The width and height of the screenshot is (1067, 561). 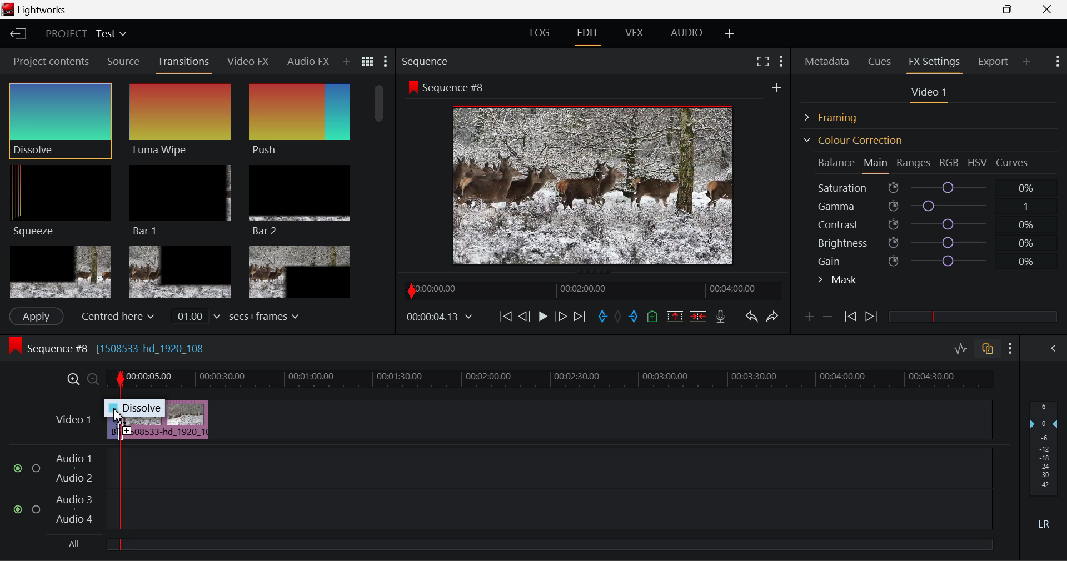 What do you see at coordinates (651, 317) in the screenshot?
I see `Mark Cue` at bounding box center [651, 317].